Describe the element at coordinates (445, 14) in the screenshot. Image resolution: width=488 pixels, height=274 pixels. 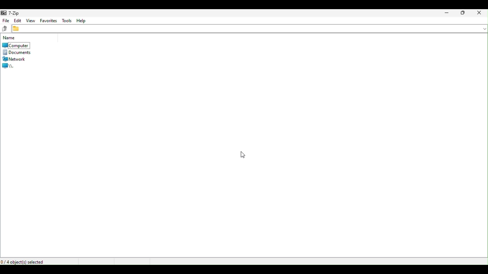
I see `Minimise` at that location.